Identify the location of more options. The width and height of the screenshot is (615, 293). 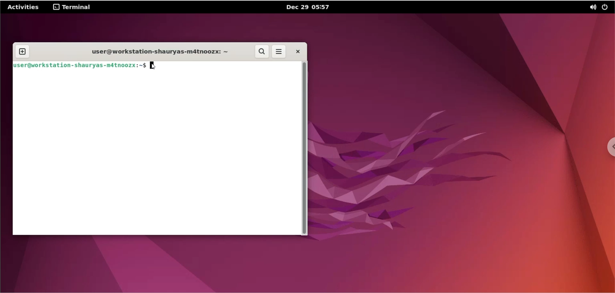
(279, 52).